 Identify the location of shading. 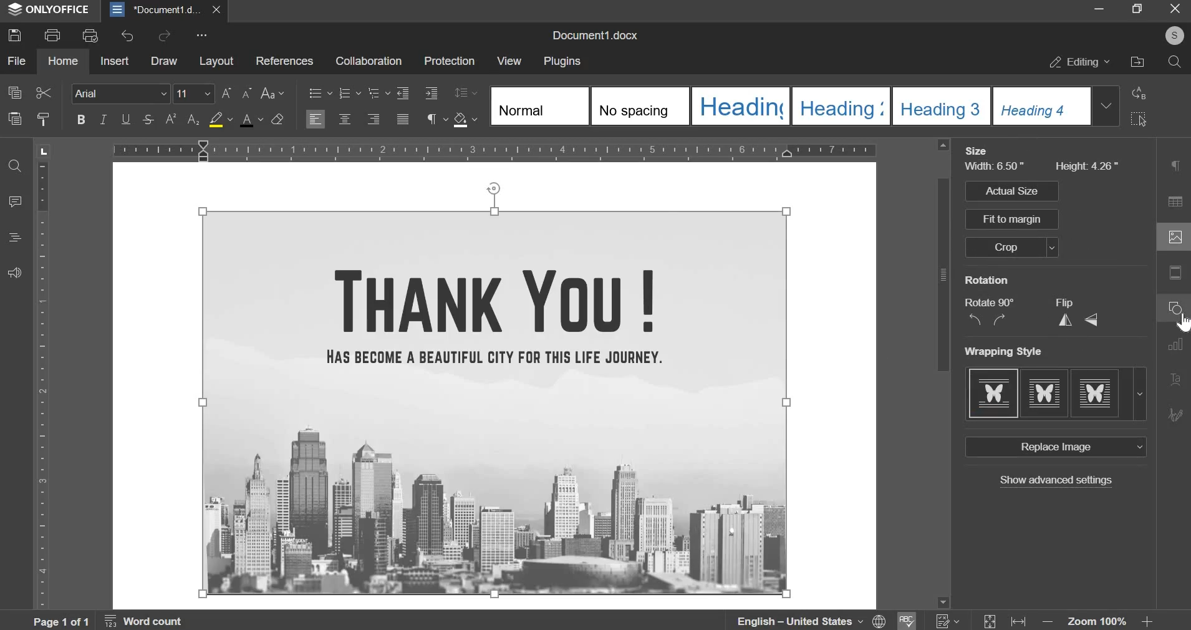
(465, 120).